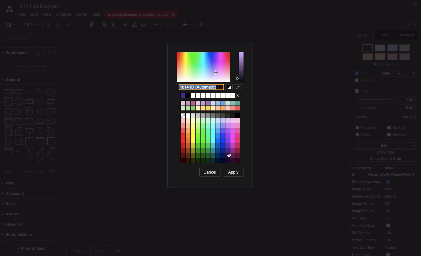 This screenshot has width=421, height=256. Describe the element at coordinates (40, 131) in the screenshot. I see `actor` at that location.